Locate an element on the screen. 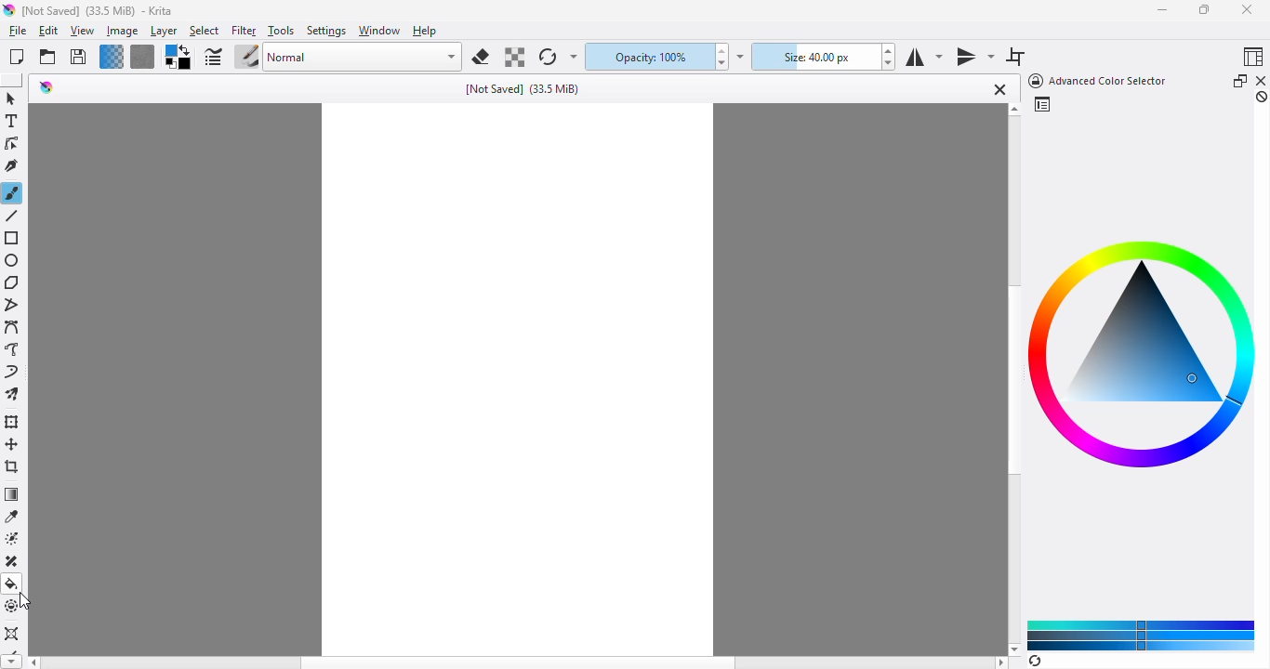  color models and components is located at coordinates (1142, 635).